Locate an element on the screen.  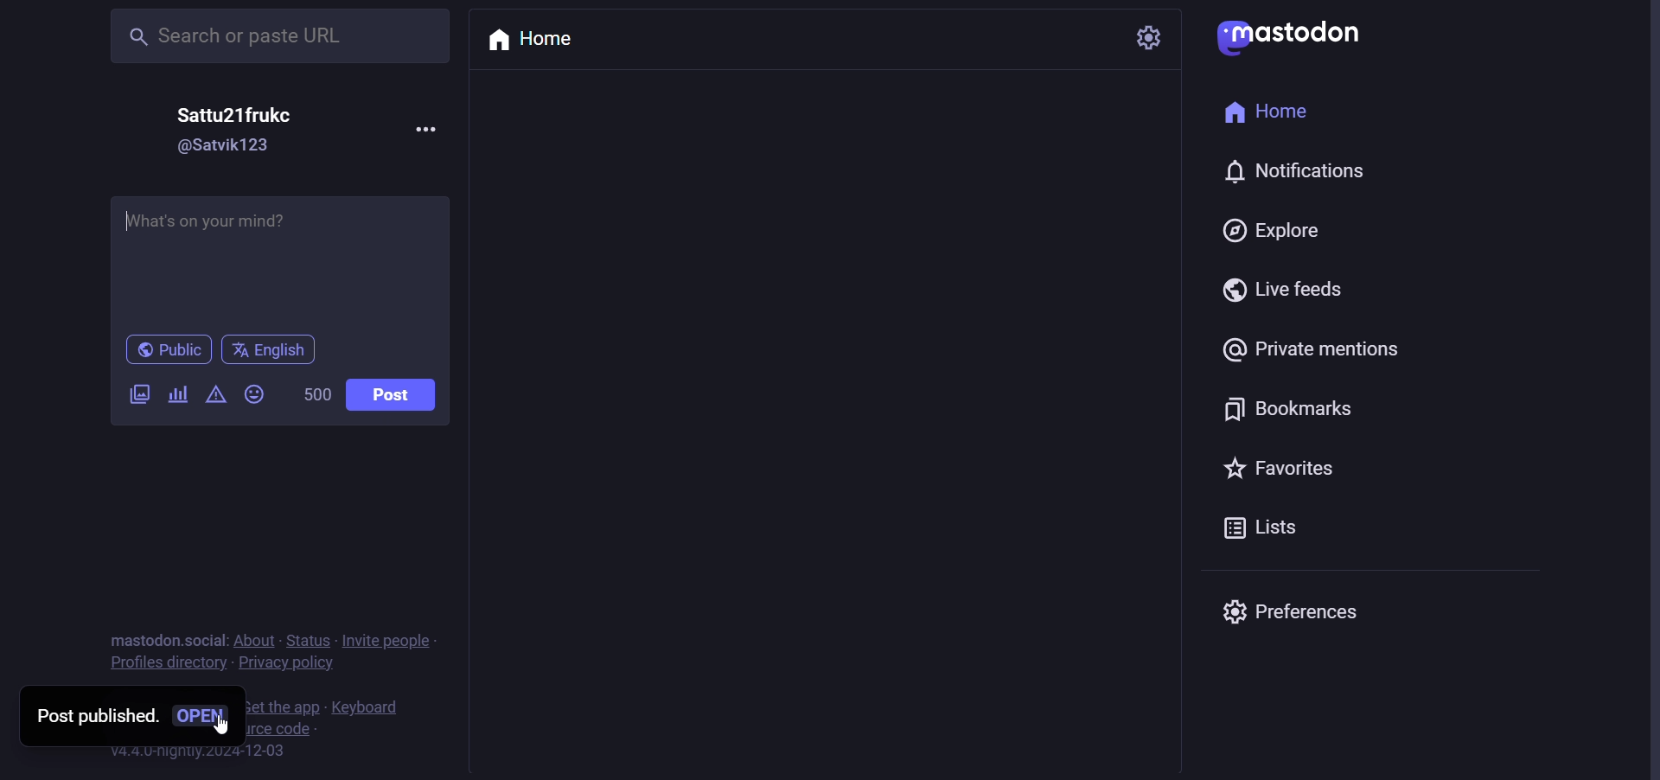
privacy policy is located at coordinates (284, 666).